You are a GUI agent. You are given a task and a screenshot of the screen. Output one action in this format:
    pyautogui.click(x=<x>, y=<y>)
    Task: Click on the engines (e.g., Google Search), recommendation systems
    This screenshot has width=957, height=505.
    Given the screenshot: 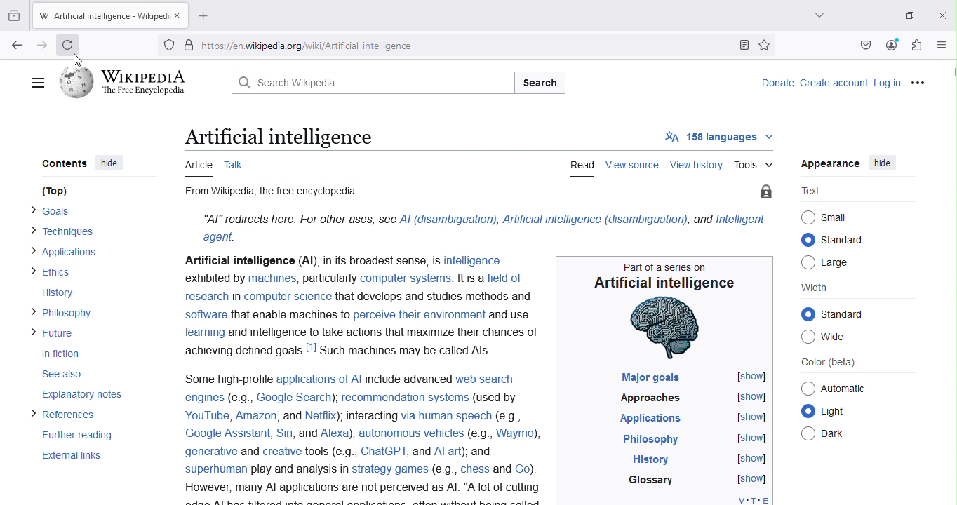 What is the action you would take?
    pyautogui.click(x=325, y=397)
    